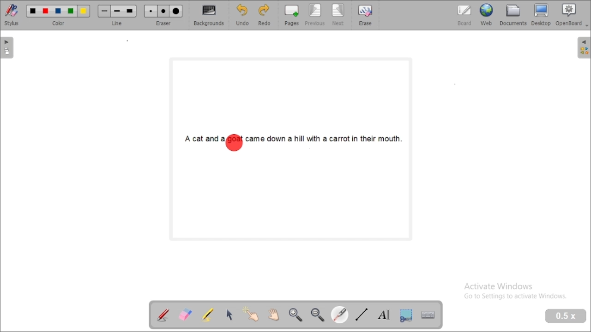 This screenshot has height=332, width=591. Describe the element at coordinates (163, 15) in the screenshot. I see `eraser` at that location.